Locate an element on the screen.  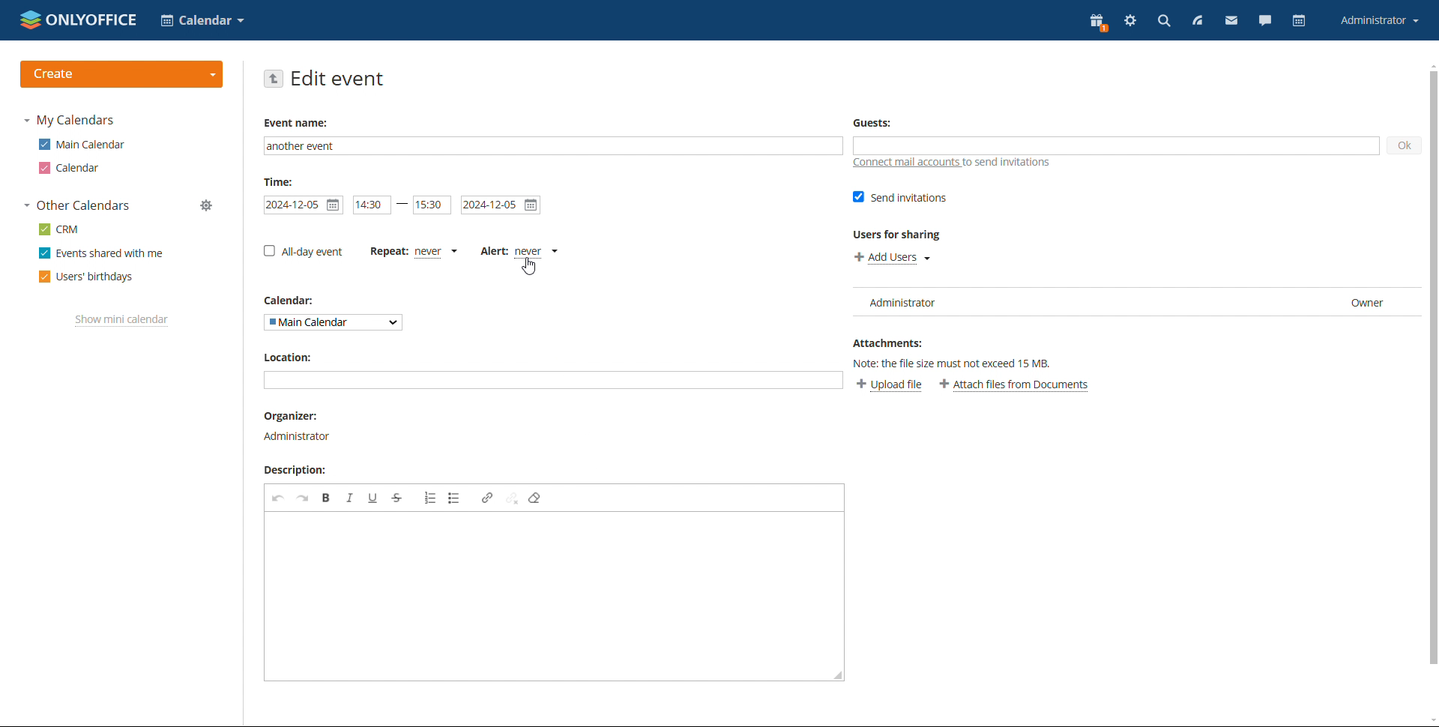
create is located at coordinates (122, 74).